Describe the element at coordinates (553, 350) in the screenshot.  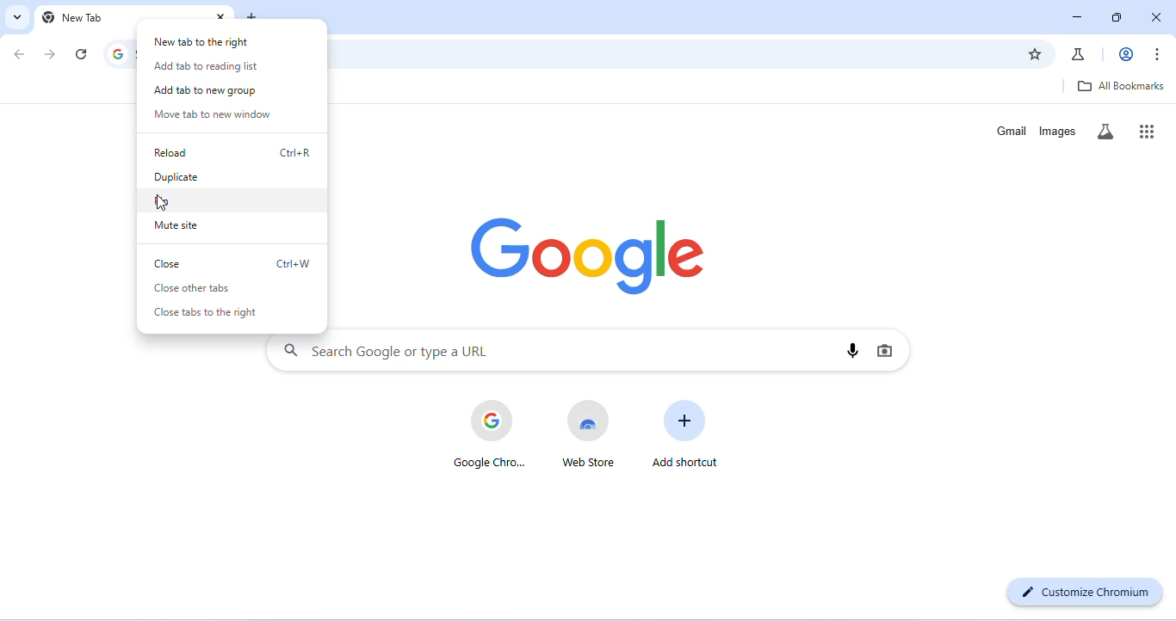
I see `search google or type a URL` at that location.